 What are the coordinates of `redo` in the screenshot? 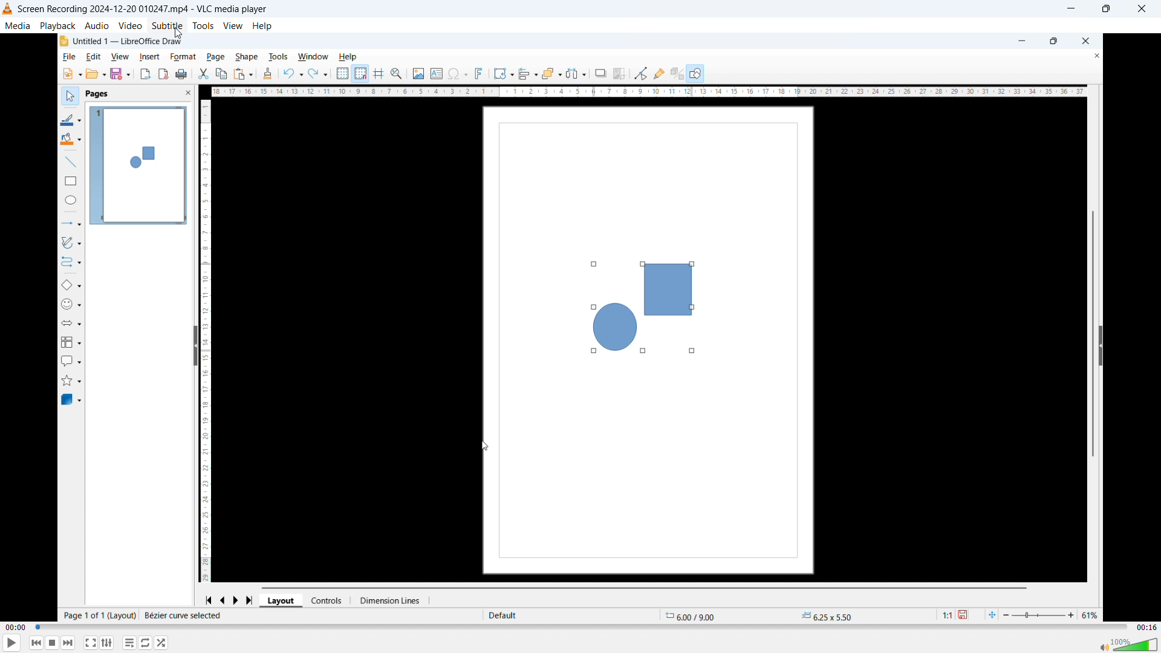 It's located at (319, 73).